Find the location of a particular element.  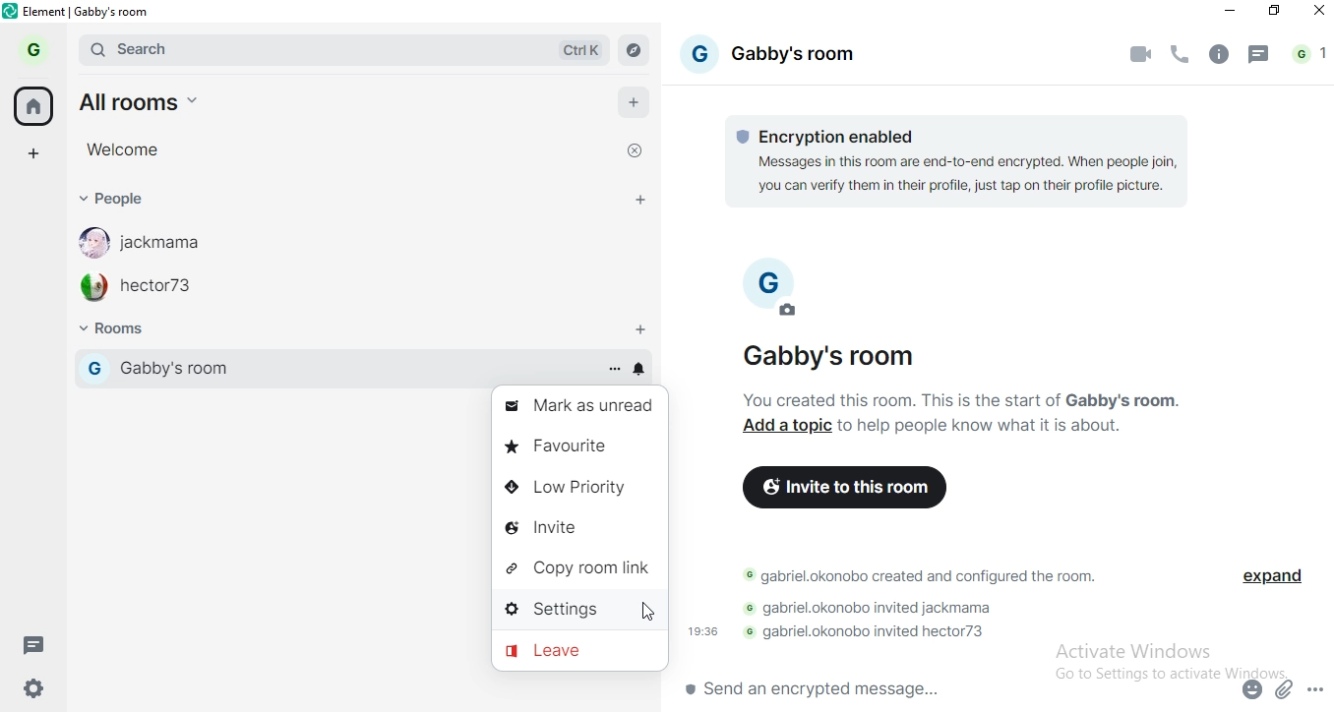

gabby room is located at coordinates (324, 367).